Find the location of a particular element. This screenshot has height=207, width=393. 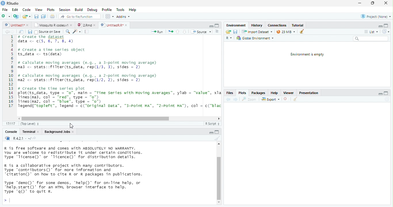

Plots is located at coordinates (51, 10).